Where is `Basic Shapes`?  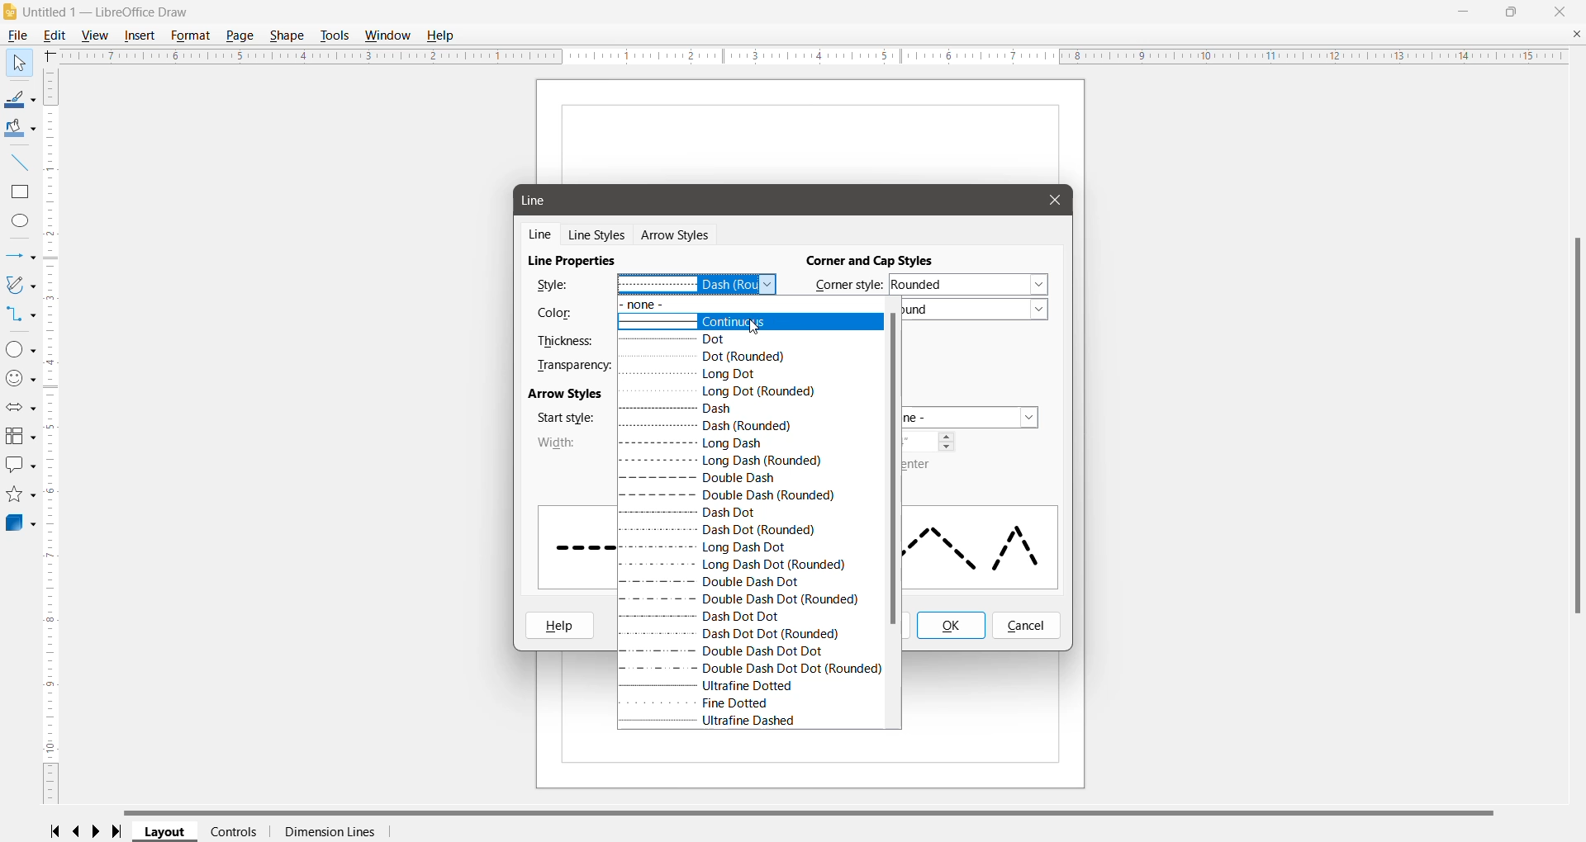
Basic Shapes is located at coordinates (21, 349).